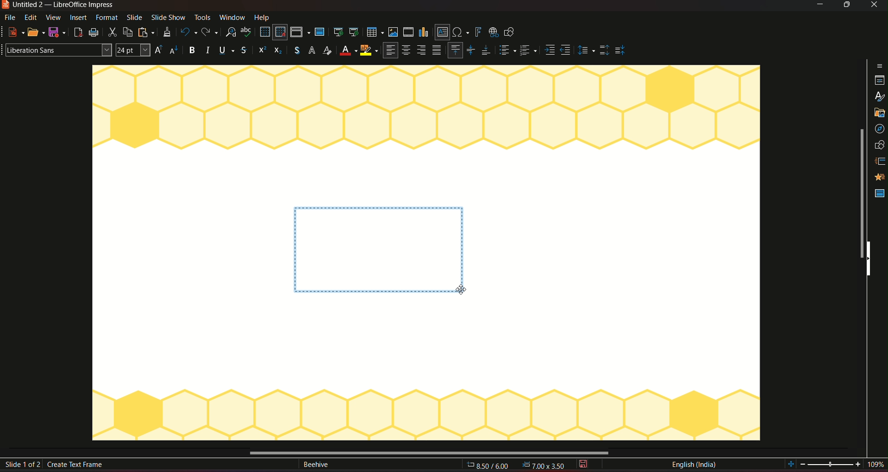 The height and width of the screenshot is (472, 888). I want to click on horizontal scrollbar, so click(432, 453).